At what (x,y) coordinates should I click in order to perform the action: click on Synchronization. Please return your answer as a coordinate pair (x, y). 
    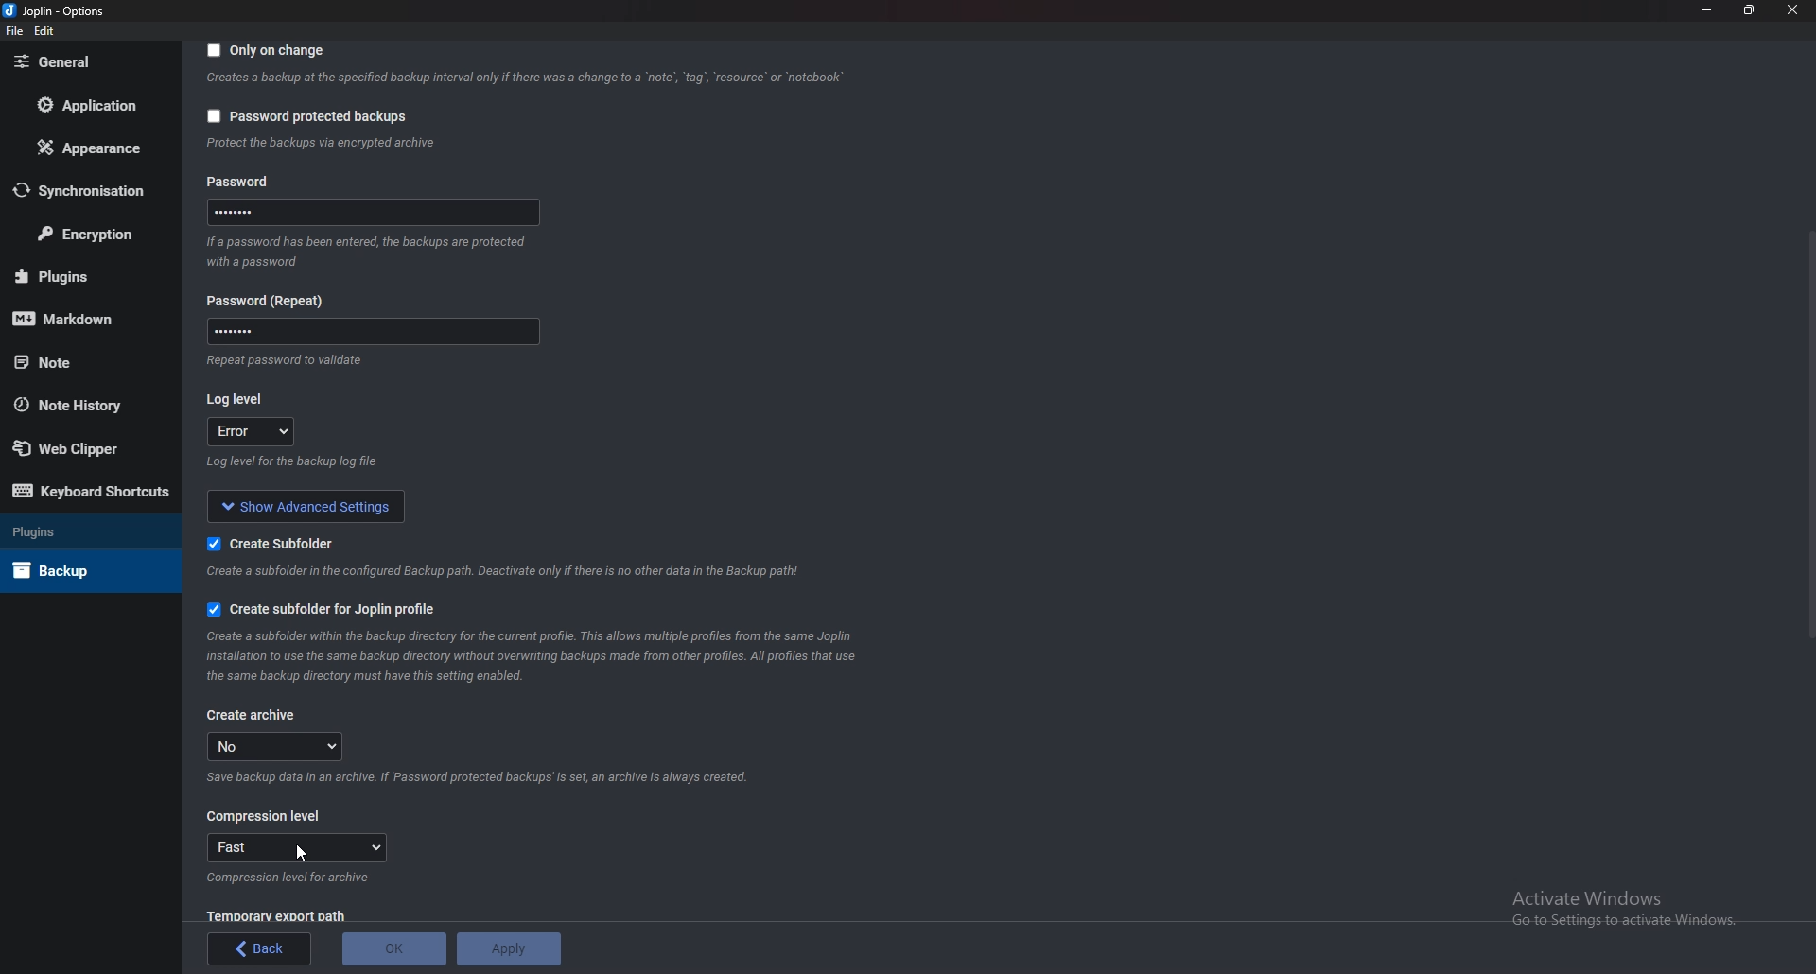
    Looking at the image, I should click on (85, 189).